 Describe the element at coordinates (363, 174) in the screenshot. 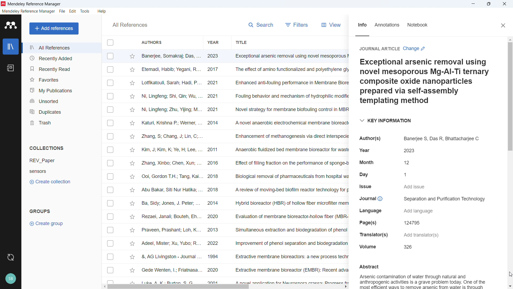

I see `day` at that location.